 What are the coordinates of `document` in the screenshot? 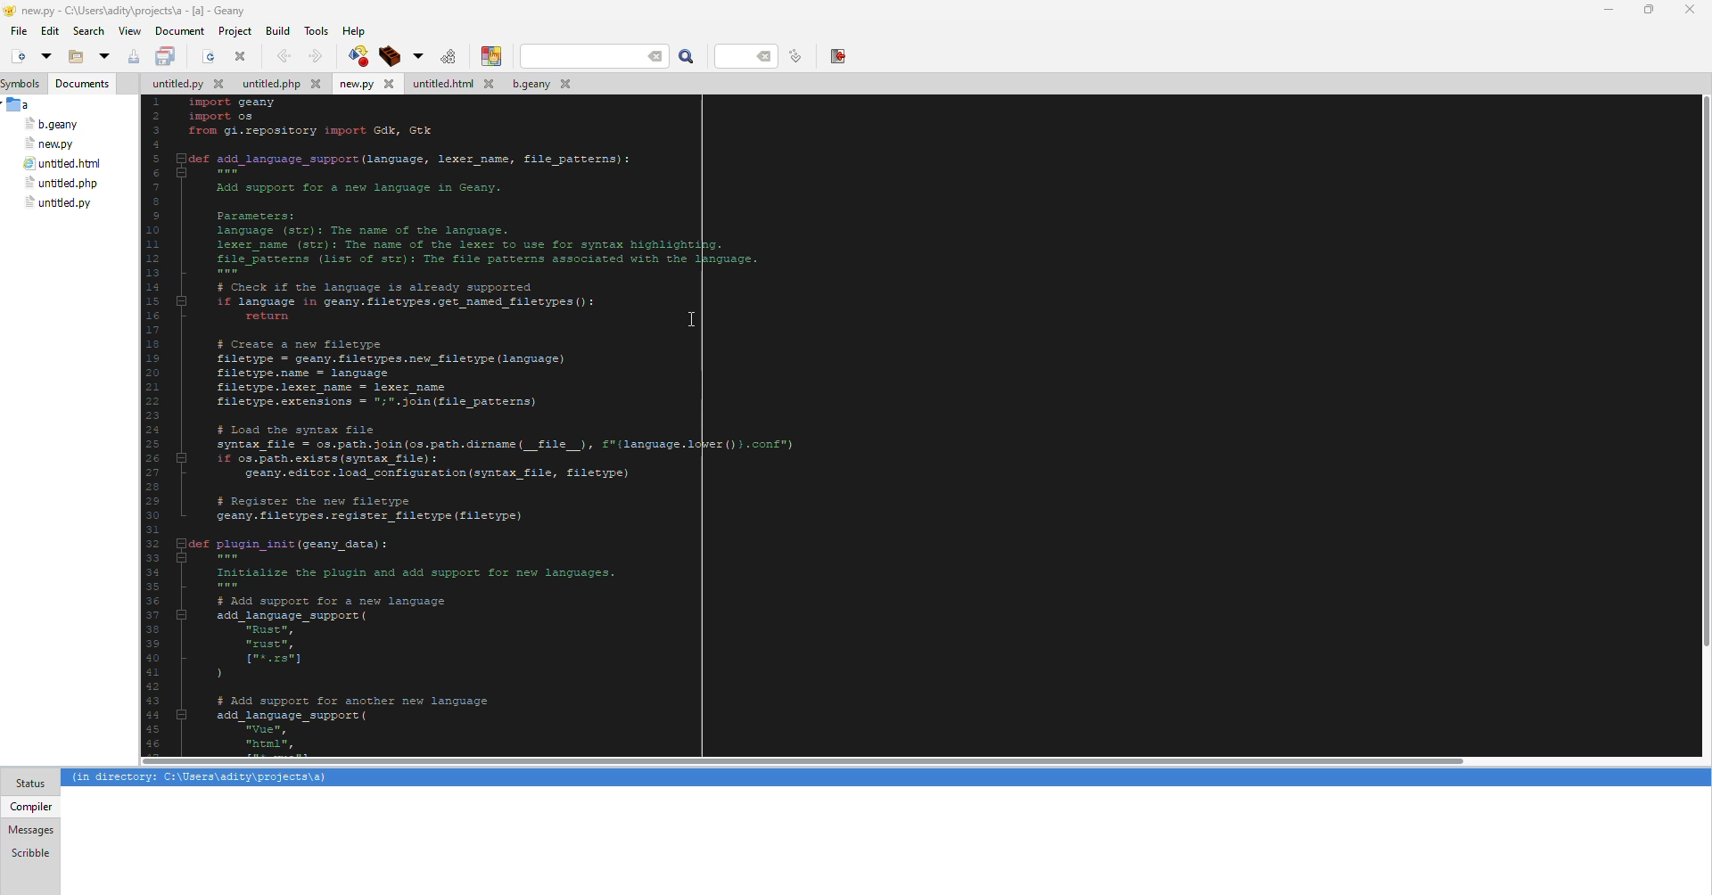 It's located at (180, 32).